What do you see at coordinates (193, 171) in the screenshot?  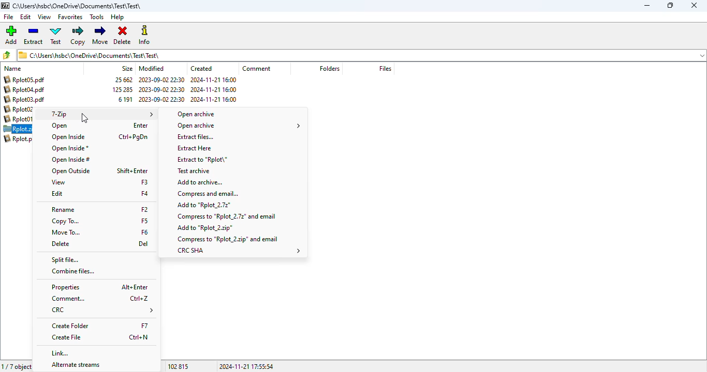 I see `test archive` at bounding box center [193, 171].